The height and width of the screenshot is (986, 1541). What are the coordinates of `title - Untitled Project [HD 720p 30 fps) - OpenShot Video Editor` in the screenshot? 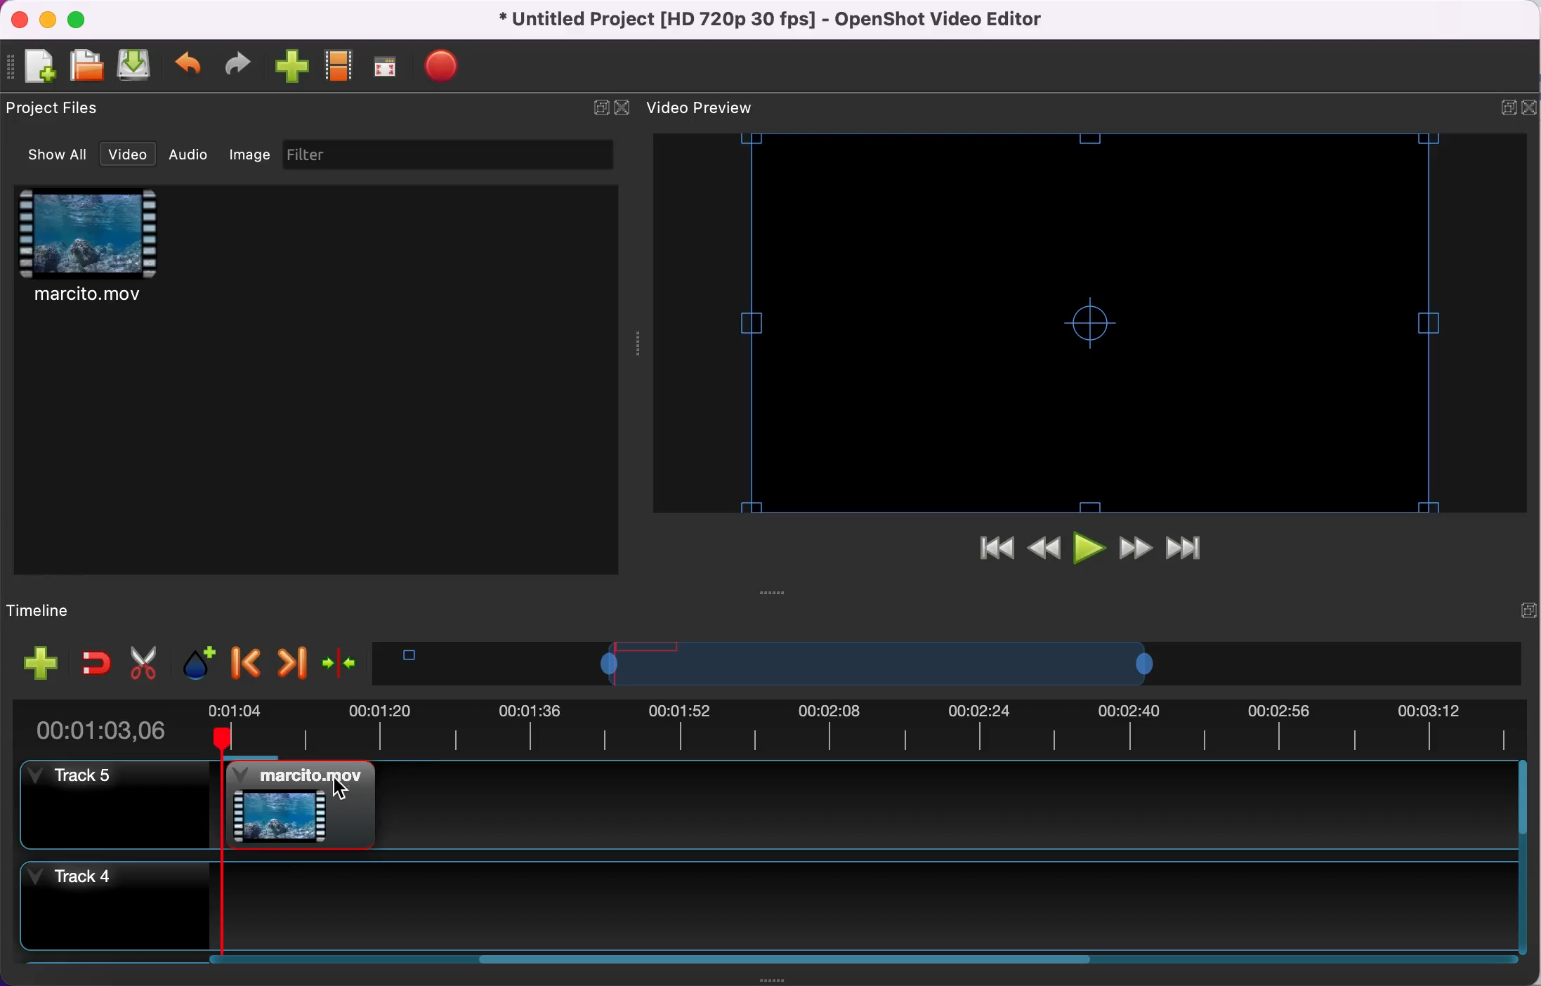 It's located at (778, 20).